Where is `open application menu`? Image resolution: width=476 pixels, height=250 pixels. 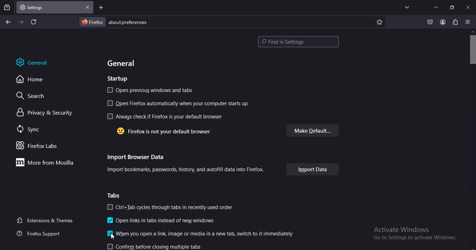
open application menu is located at coordinates (468, 21).